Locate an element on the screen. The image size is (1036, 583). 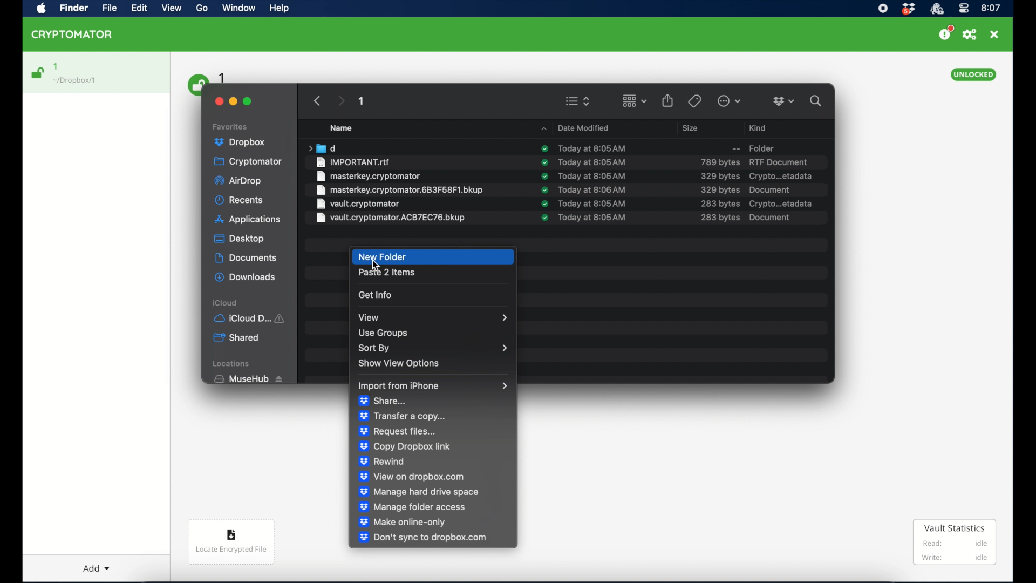
share is located at coordinates (382, 401).